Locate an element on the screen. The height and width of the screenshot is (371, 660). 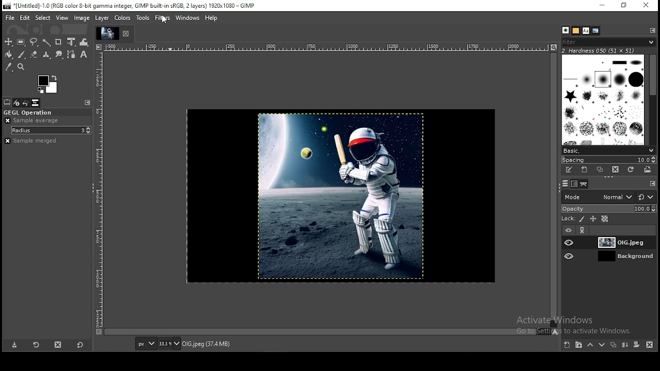
restore tool preset is located at coordinates (38, 346).